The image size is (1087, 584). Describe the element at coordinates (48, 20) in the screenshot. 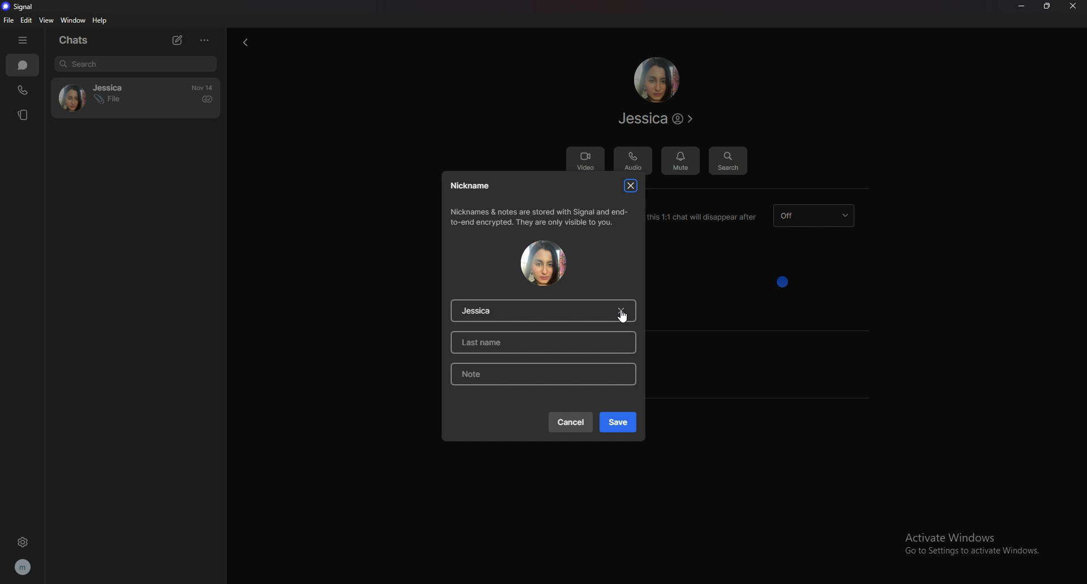

I see `view` at that location.